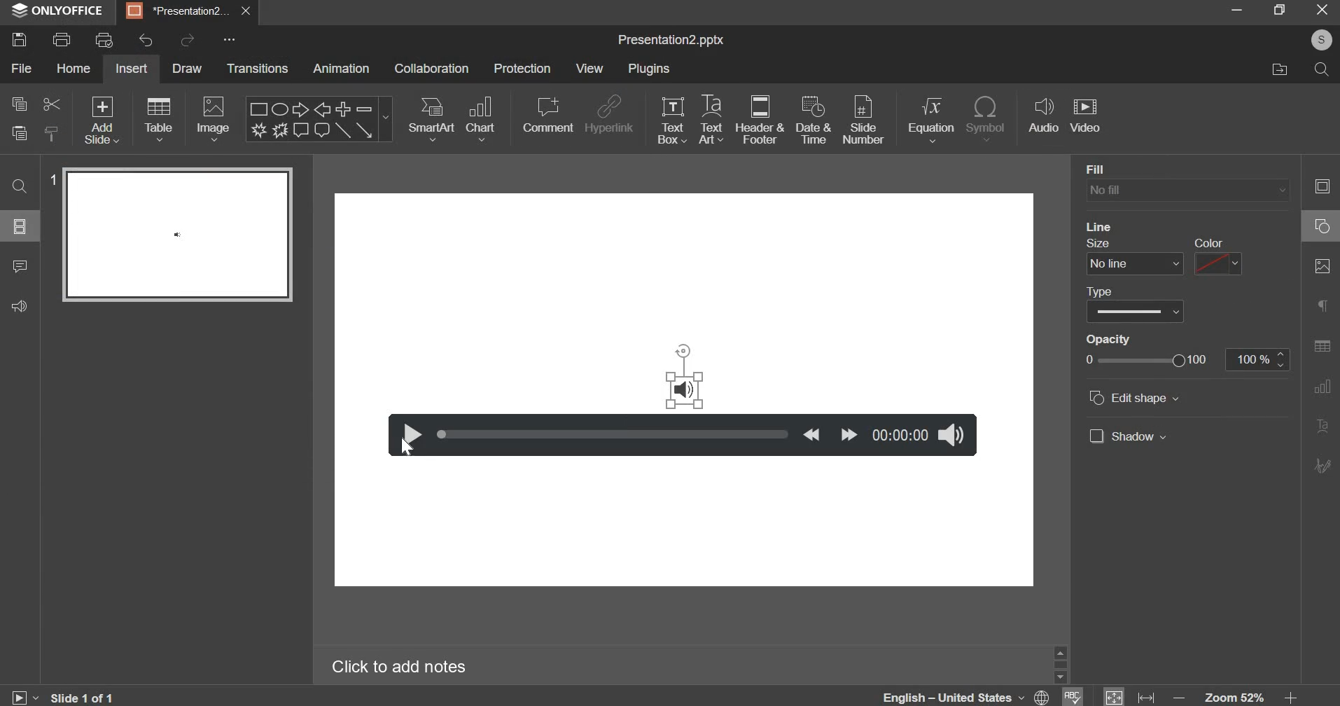  Describe the element at coordinates (611, 113) in the screenshot. I see `hyperlink` at that location.